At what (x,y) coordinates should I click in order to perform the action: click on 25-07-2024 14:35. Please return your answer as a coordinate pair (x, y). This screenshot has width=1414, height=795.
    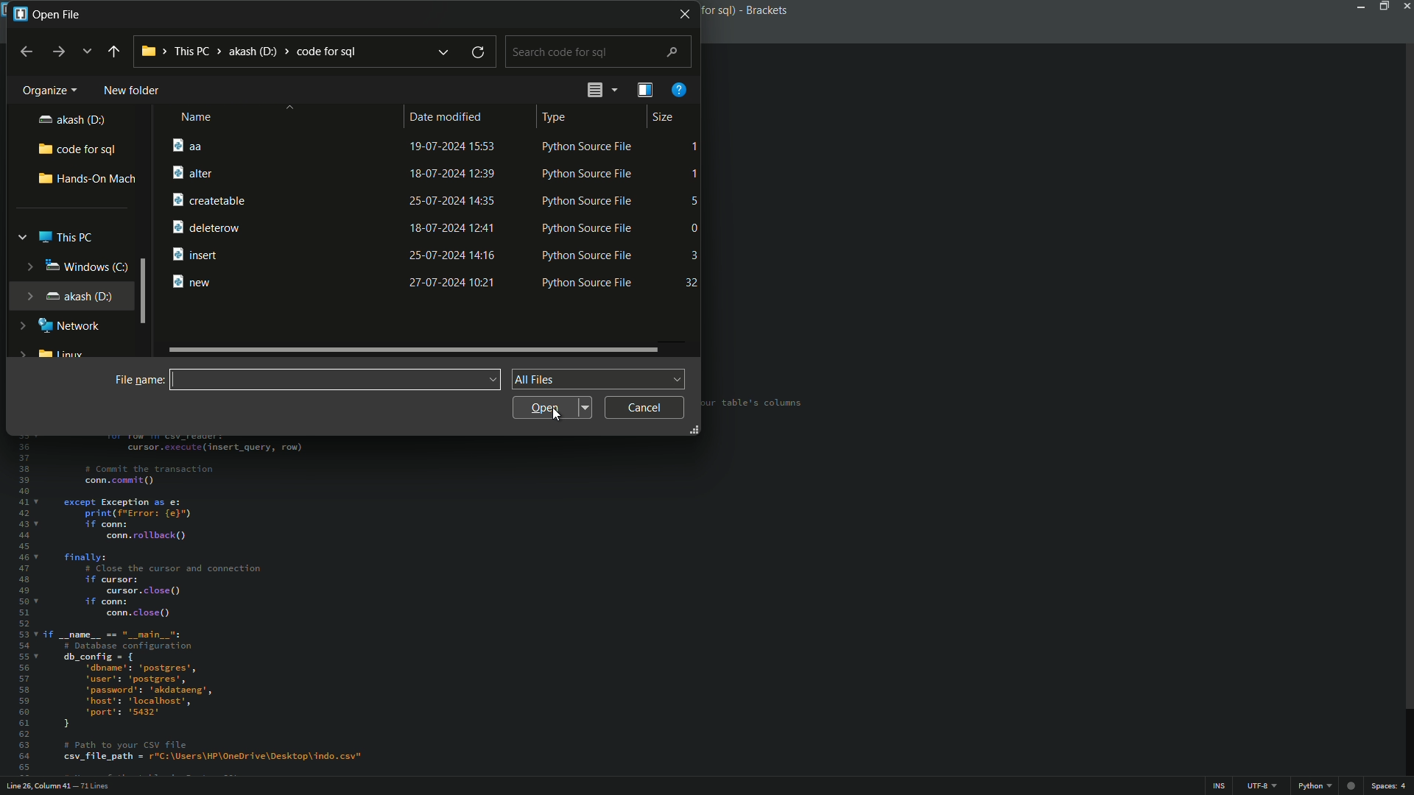
    Looking at the image, I should click on (452, 201).